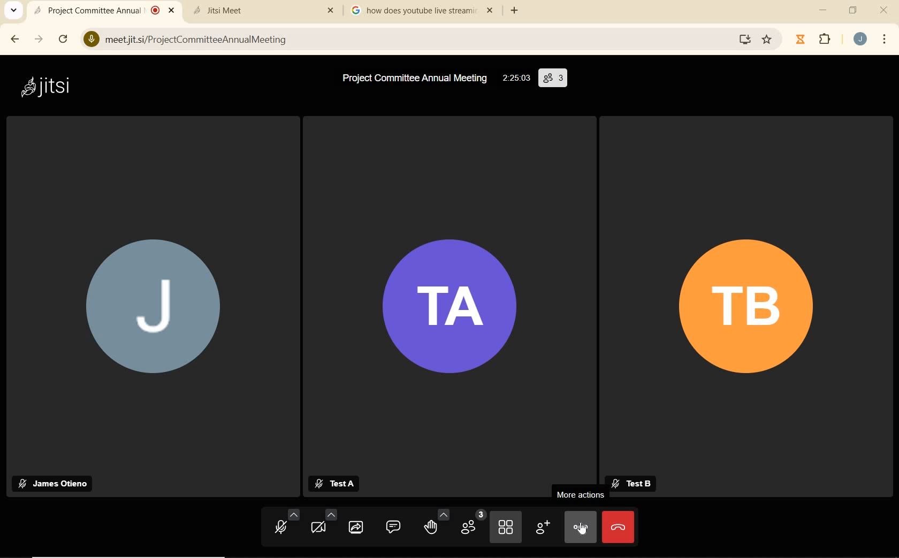  I want to click on microphone, so click(287, 524).